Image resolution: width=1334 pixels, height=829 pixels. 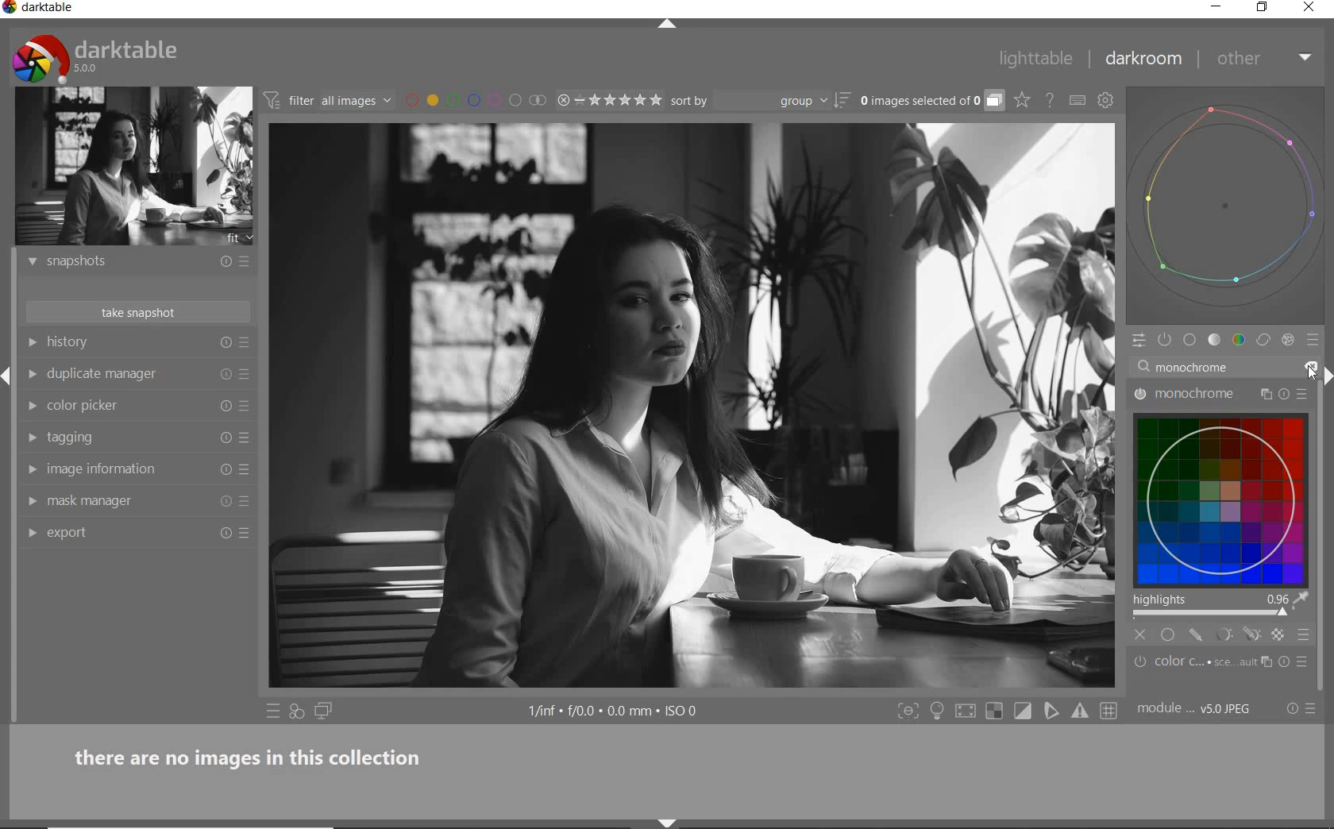 I want to click on show only active modules, so click(x=1166, y=341).